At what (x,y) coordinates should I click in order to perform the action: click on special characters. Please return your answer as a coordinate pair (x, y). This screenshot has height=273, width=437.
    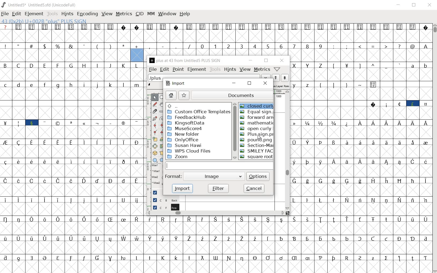
    Looking at the image, I should click on (6, 177).